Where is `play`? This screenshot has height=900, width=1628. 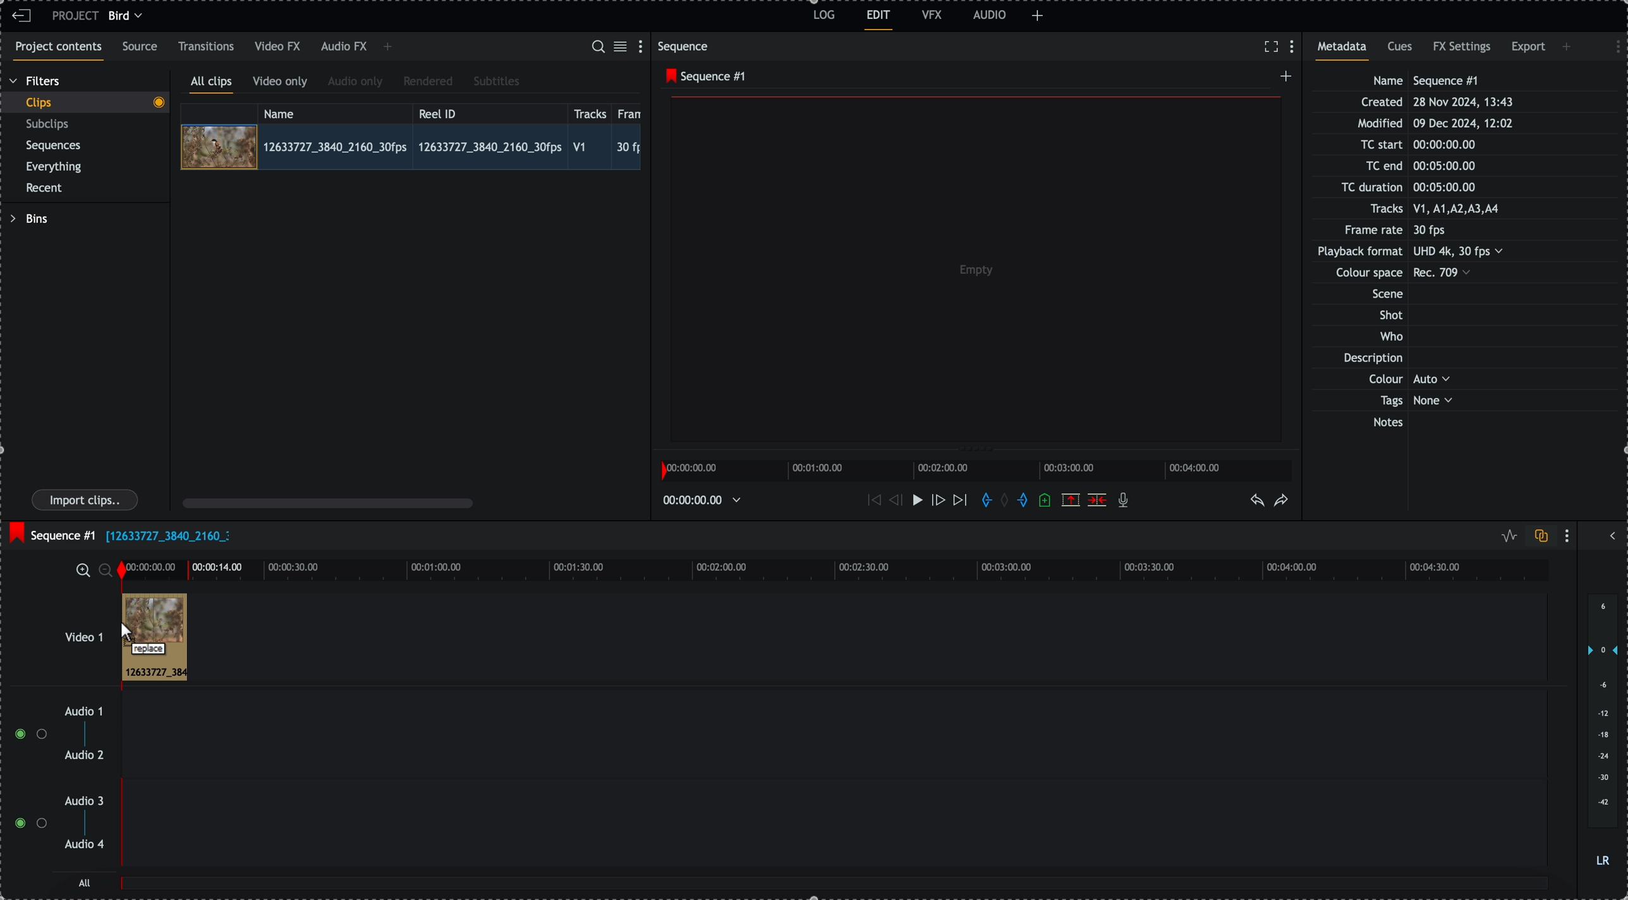 play is located at coordinates (913, 501).